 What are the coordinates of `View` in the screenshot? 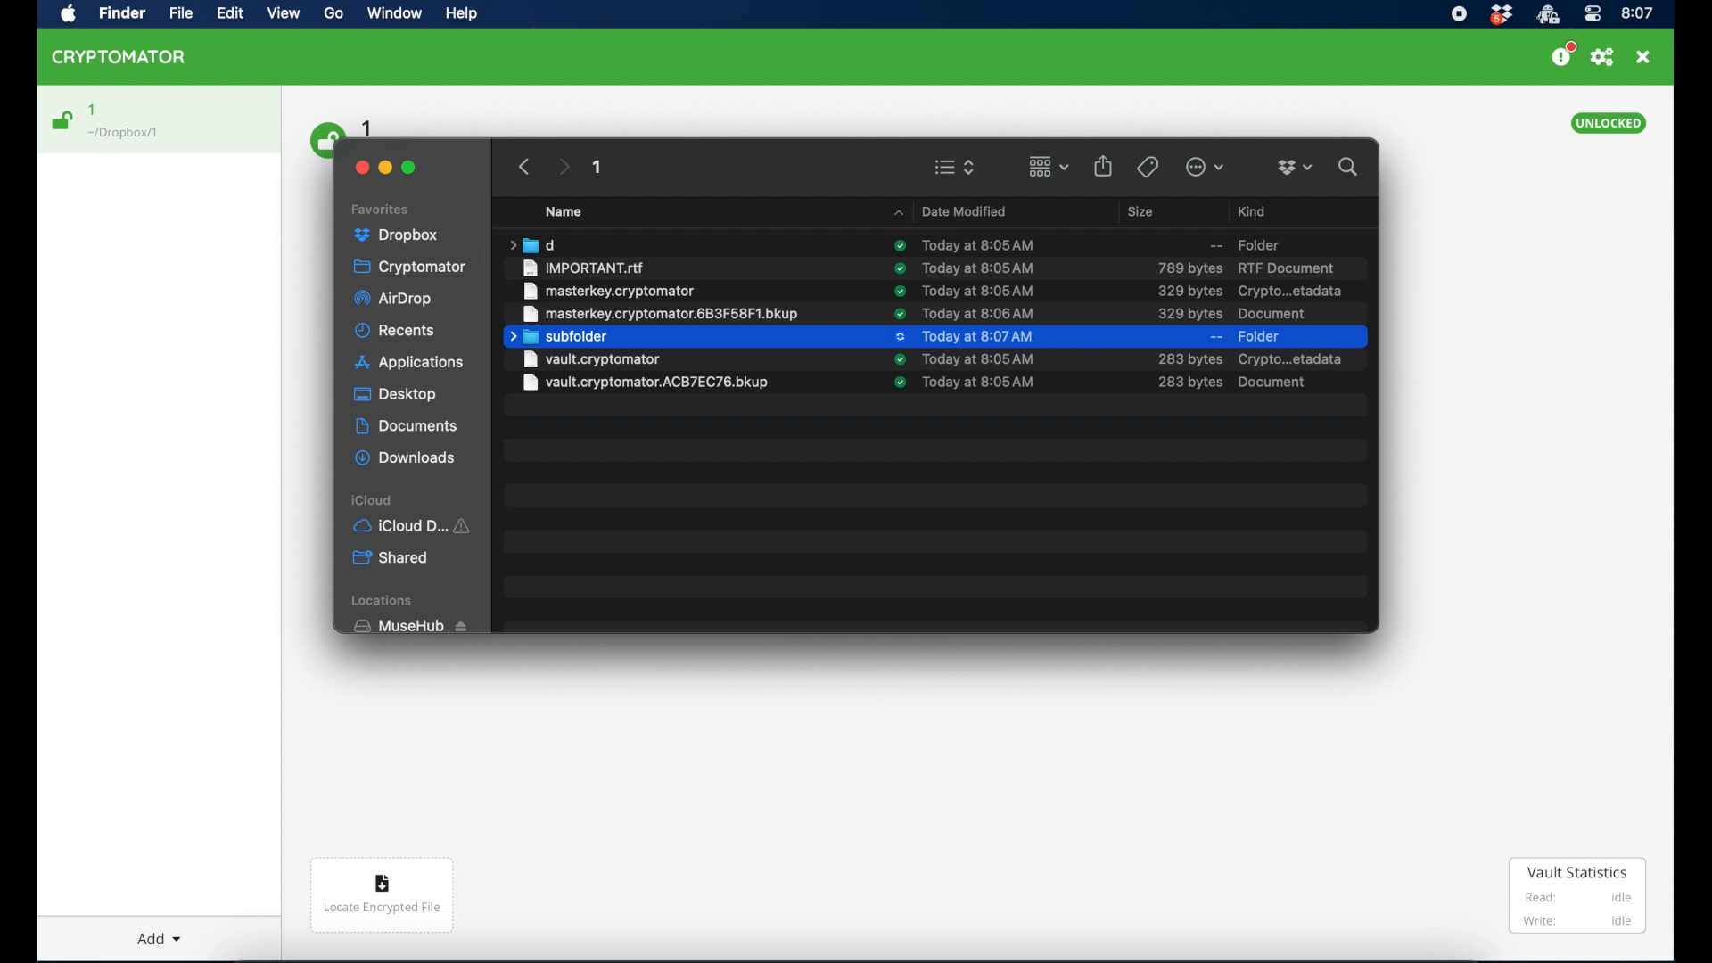 It's located at (286, 17).